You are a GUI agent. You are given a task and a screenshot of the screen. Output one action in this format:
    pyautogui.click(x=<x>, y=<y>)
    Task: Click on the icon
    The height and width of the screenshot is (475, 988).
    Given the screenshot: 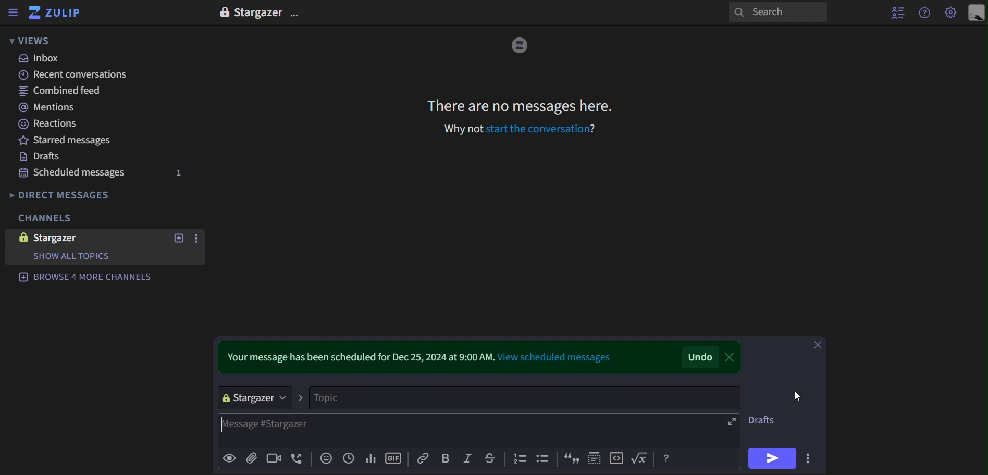 What is the action you would take?
    pyautogui.click(x=668, y=459)
    